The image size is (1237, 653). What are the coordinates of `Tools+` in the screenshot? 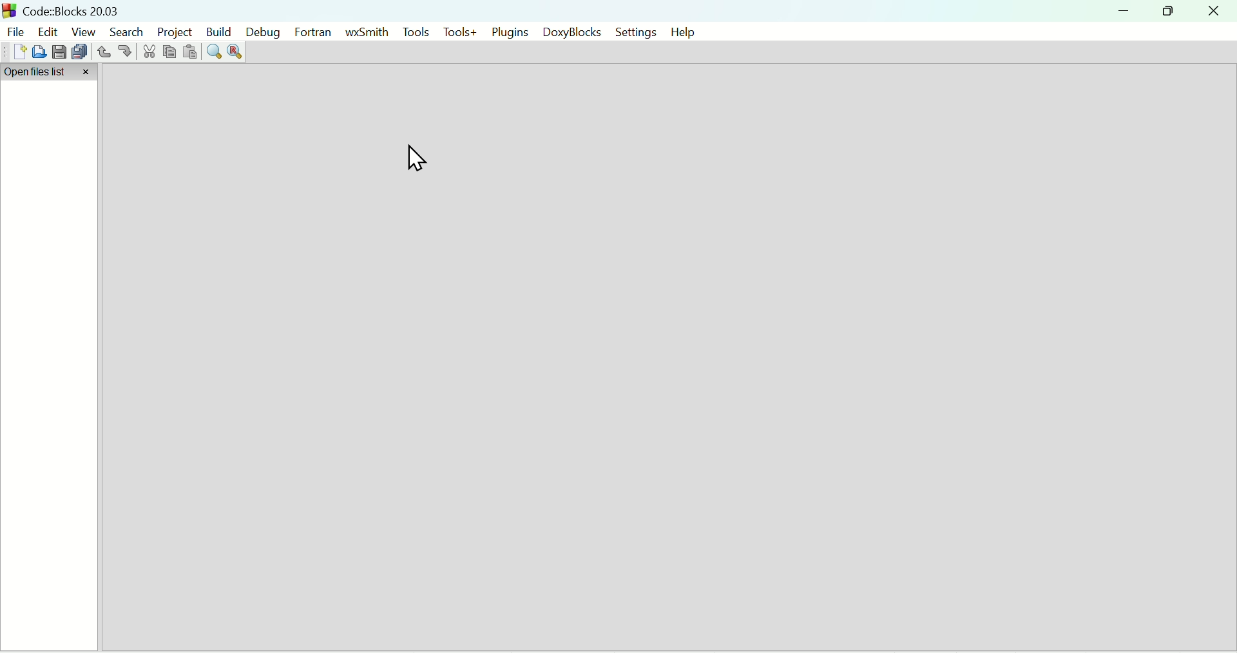 It's located at (460, 32).